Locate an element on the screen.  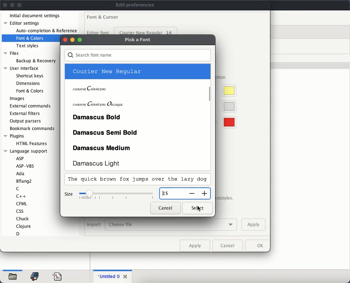
bookmark is located at coordinates (35, 277).